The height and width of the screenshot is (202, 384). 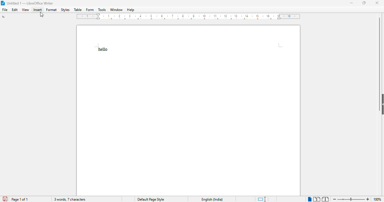 I want to click on edit, so click(x=15, y=10).